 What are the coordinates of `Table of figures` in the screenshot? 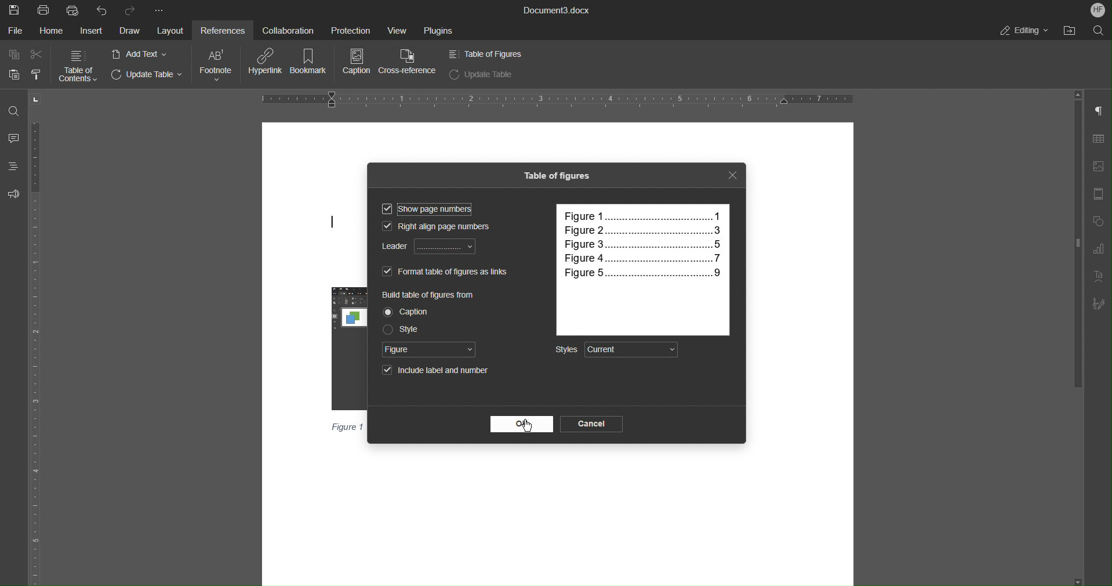 It's located at (556, 176).